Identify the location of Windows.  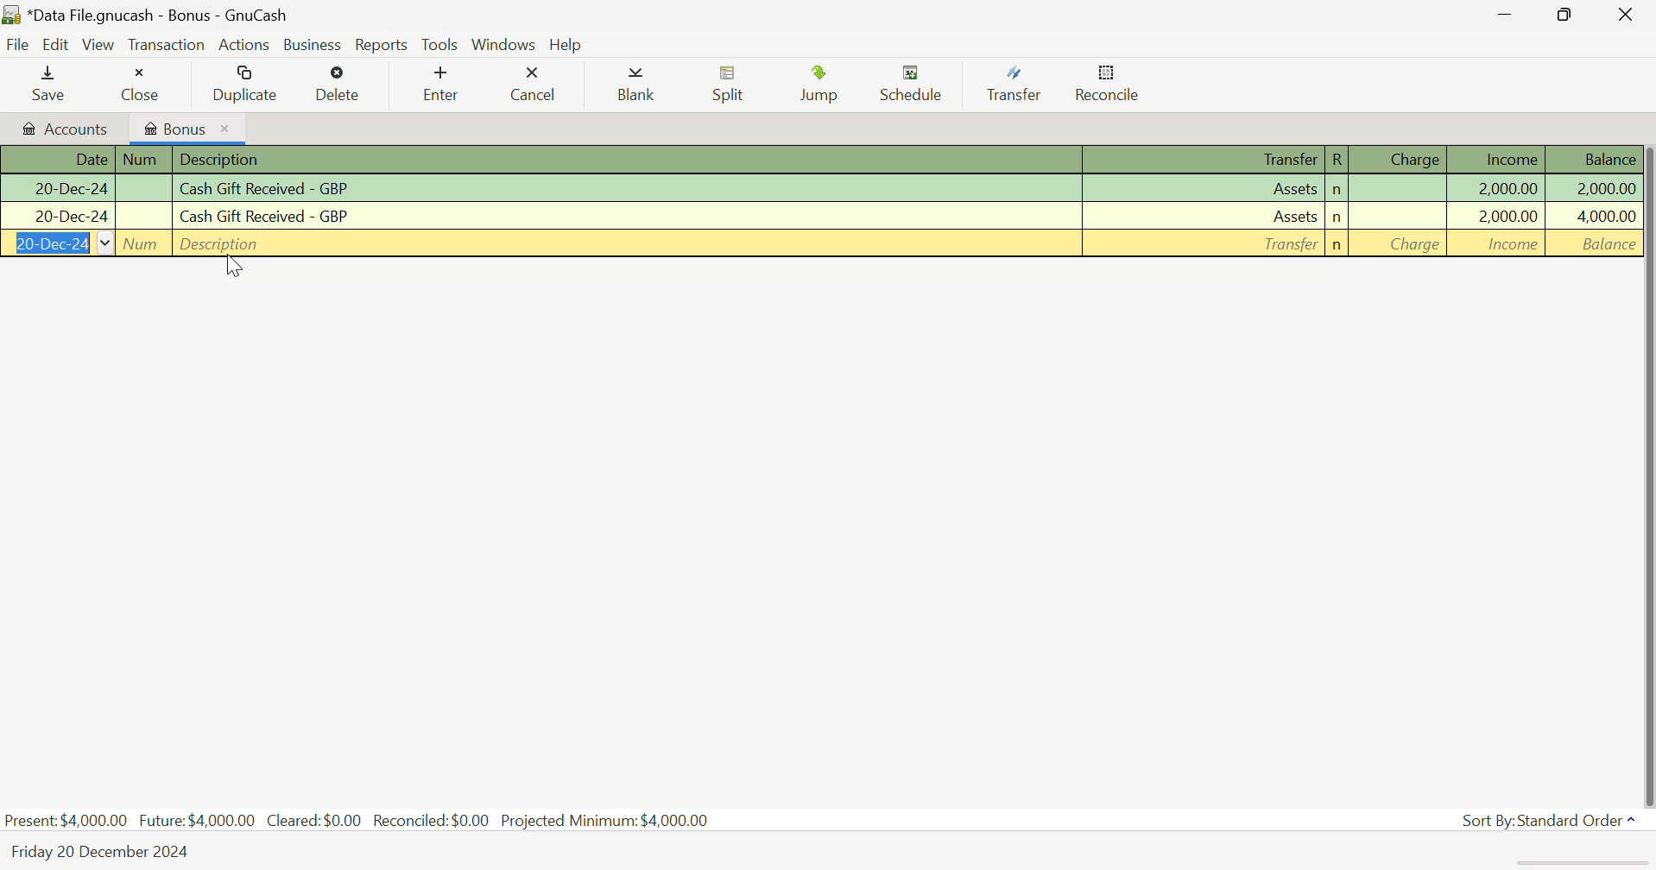
(504, 42).